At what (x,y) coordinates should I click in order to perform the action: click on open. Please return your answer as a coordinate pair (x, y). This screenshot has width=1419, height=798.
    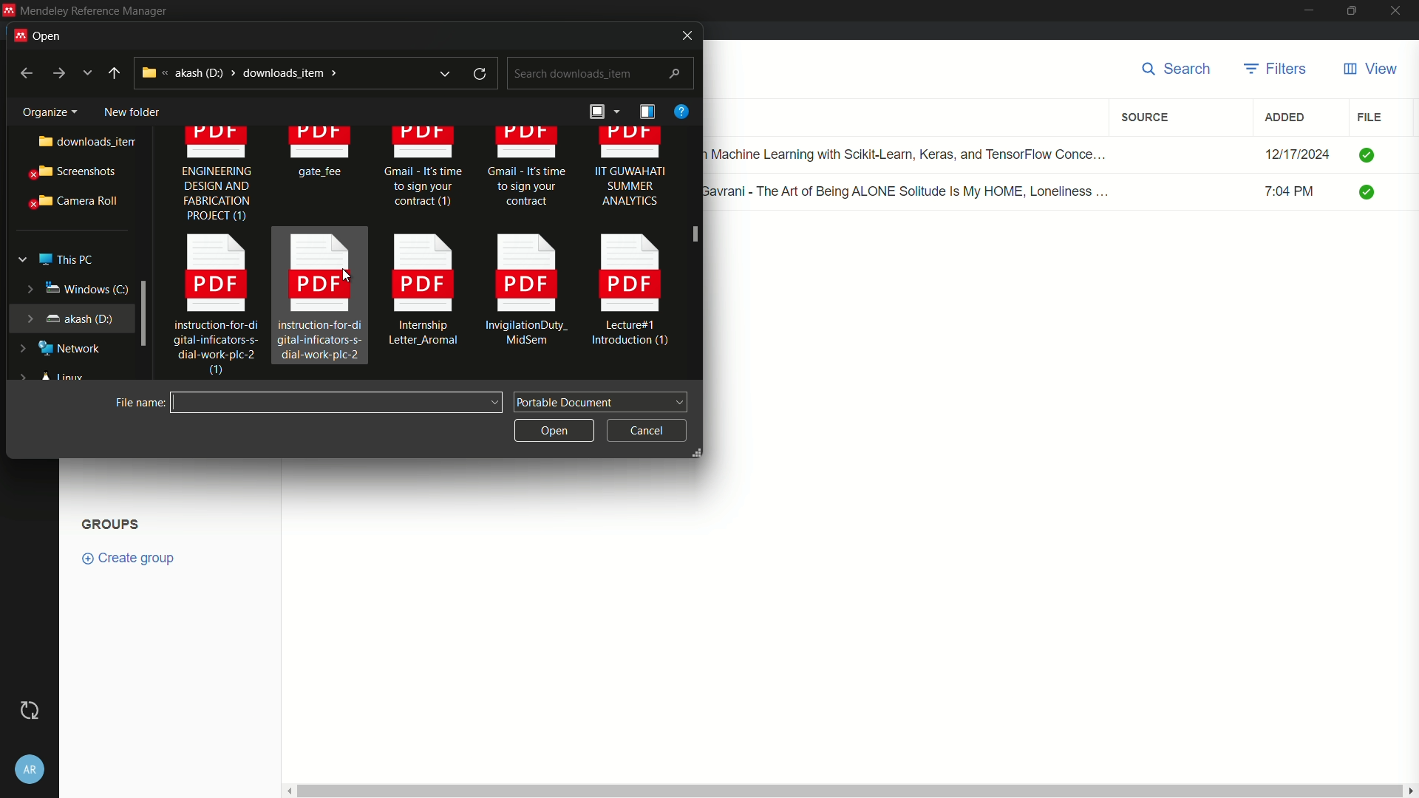
    Looking at the image, I should click on (45, 34).